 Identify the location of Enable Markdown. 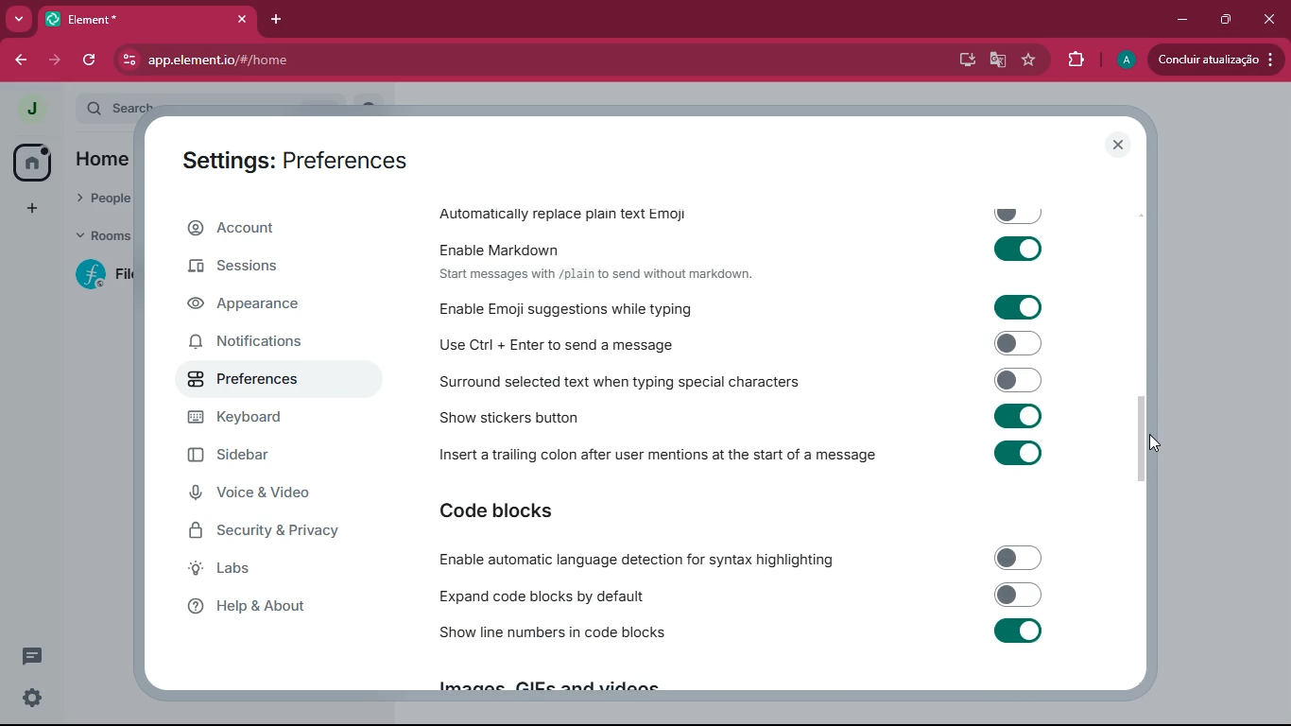
(746, 247).